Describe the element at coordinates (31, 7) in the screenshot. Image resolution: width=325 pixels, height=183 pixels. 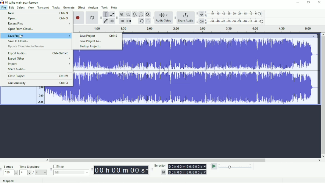
I see `View` at that location.